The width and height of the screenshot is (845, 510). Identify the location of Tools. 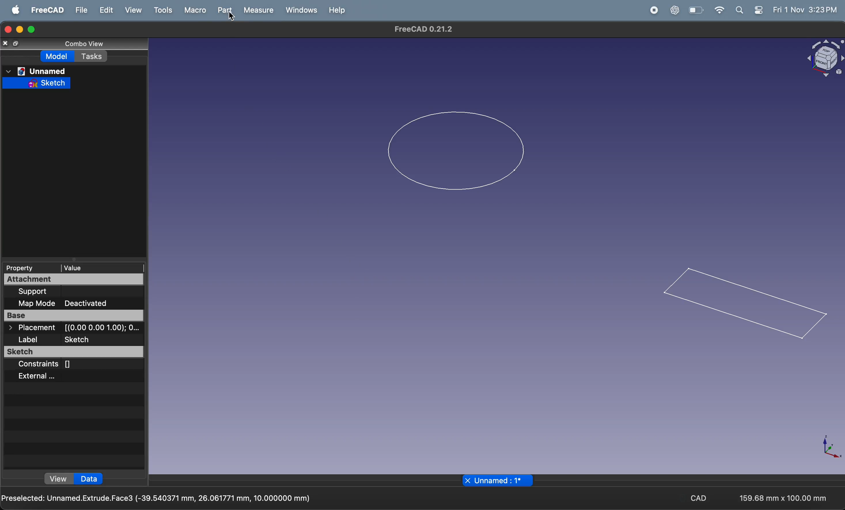
(162, 10).